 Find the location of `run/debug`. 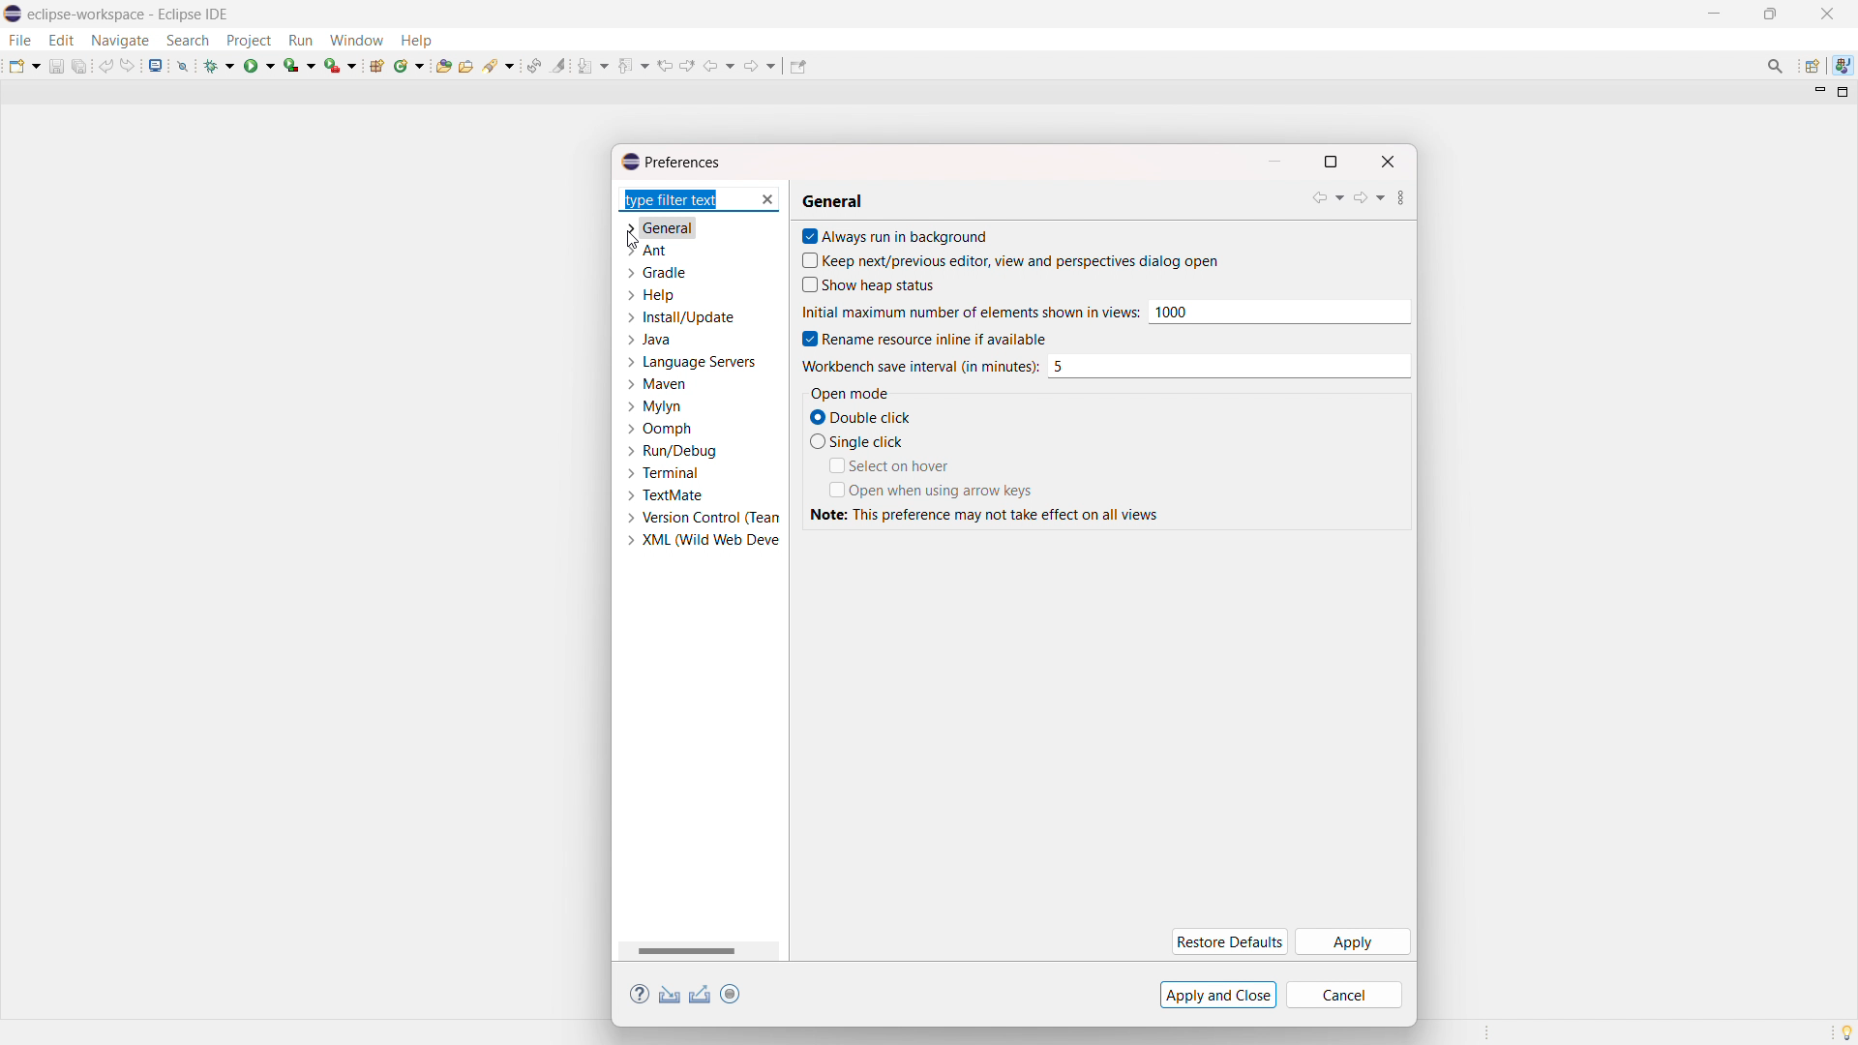

run/debug is located at coordinates (673, 450).